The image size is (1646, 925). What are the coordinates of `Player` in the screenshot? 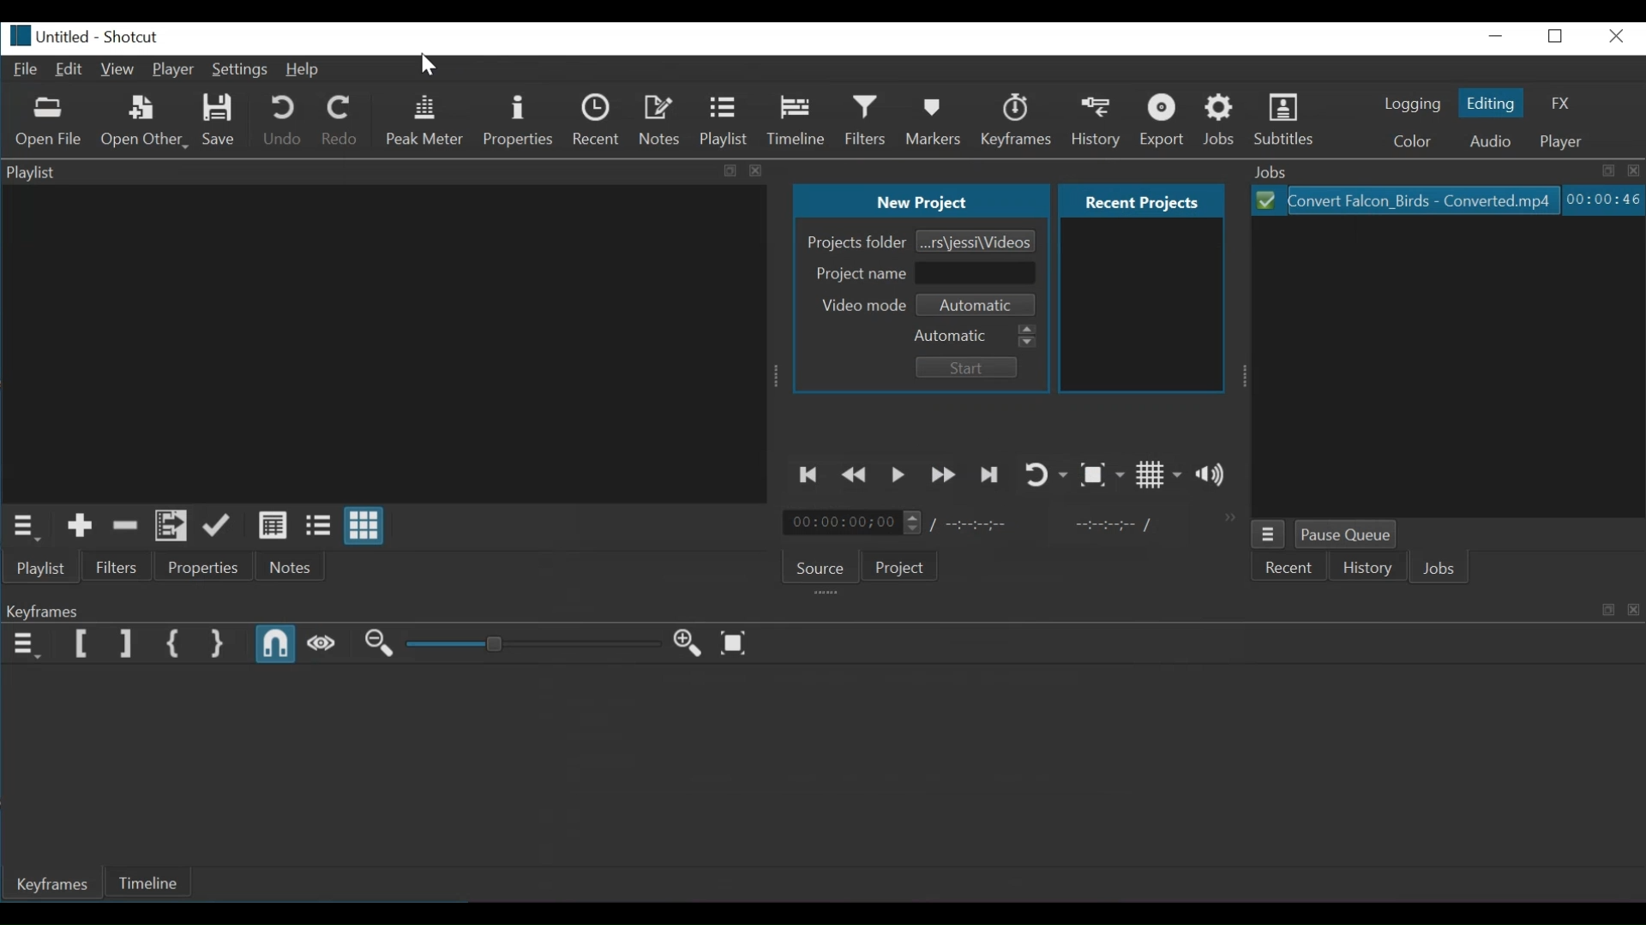 It's located at (1563, 142).